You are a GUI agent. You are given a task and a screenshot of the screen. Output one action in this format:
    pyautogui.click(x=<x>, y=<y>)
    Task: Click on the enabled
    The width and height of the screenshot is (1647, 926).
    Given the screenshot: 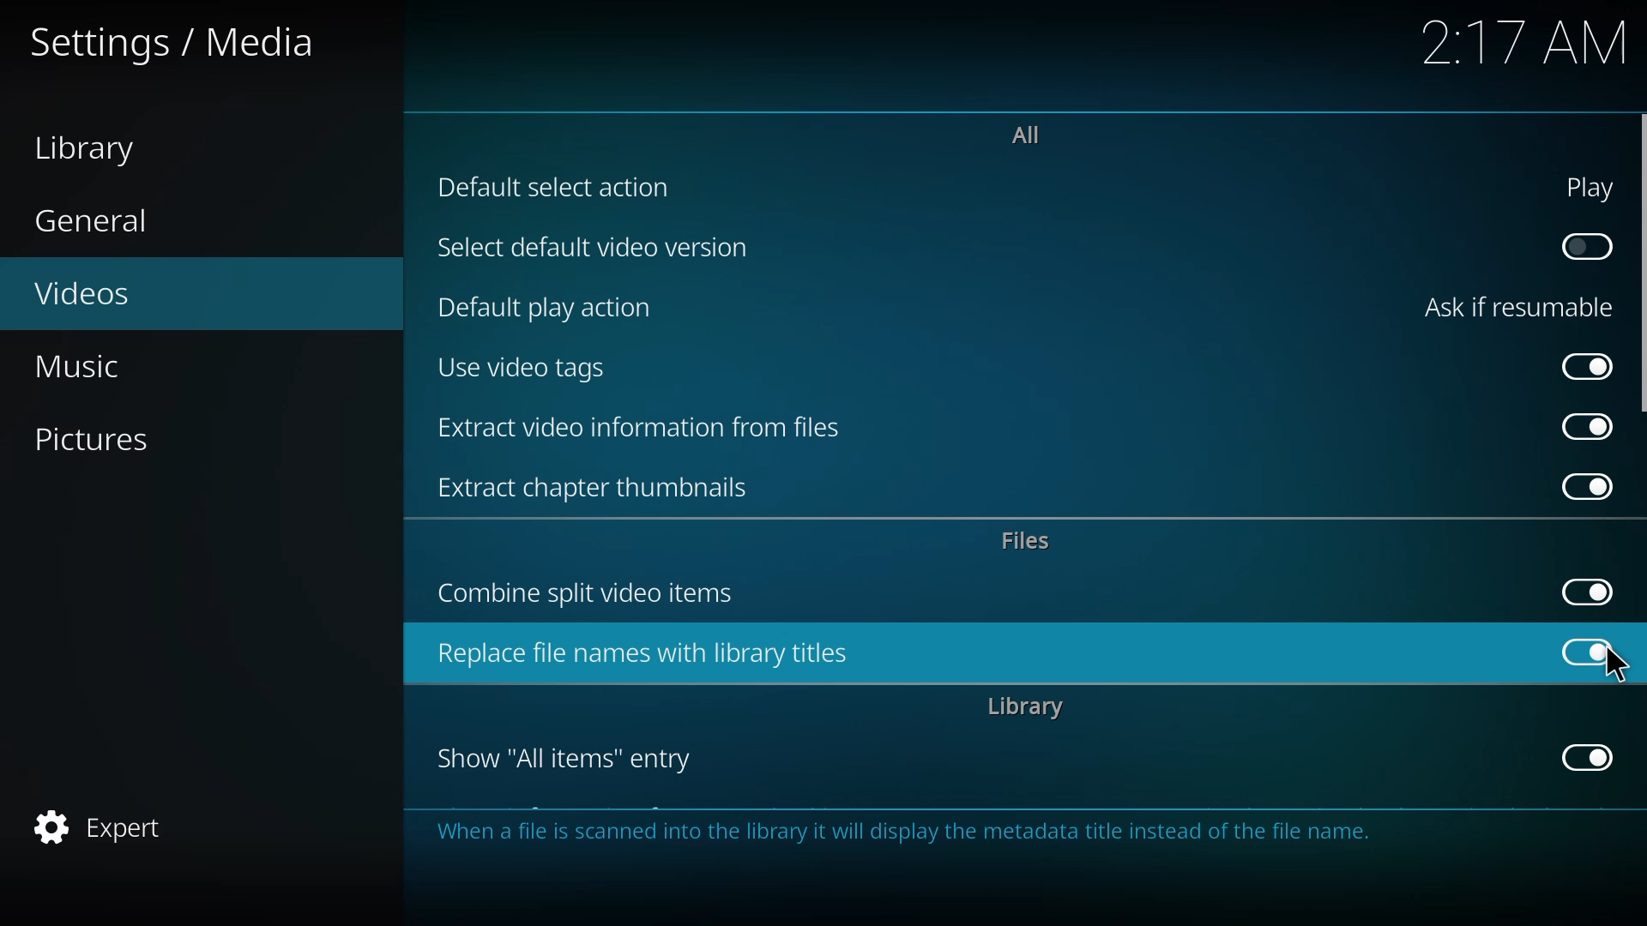 What is the action you would take?
    pyautogui.click(x=1580, y=757)
    